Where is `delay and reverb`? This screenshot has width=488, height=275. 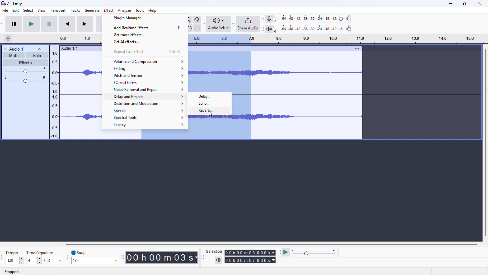 delay and reverb is located at coordinates (145, 97).